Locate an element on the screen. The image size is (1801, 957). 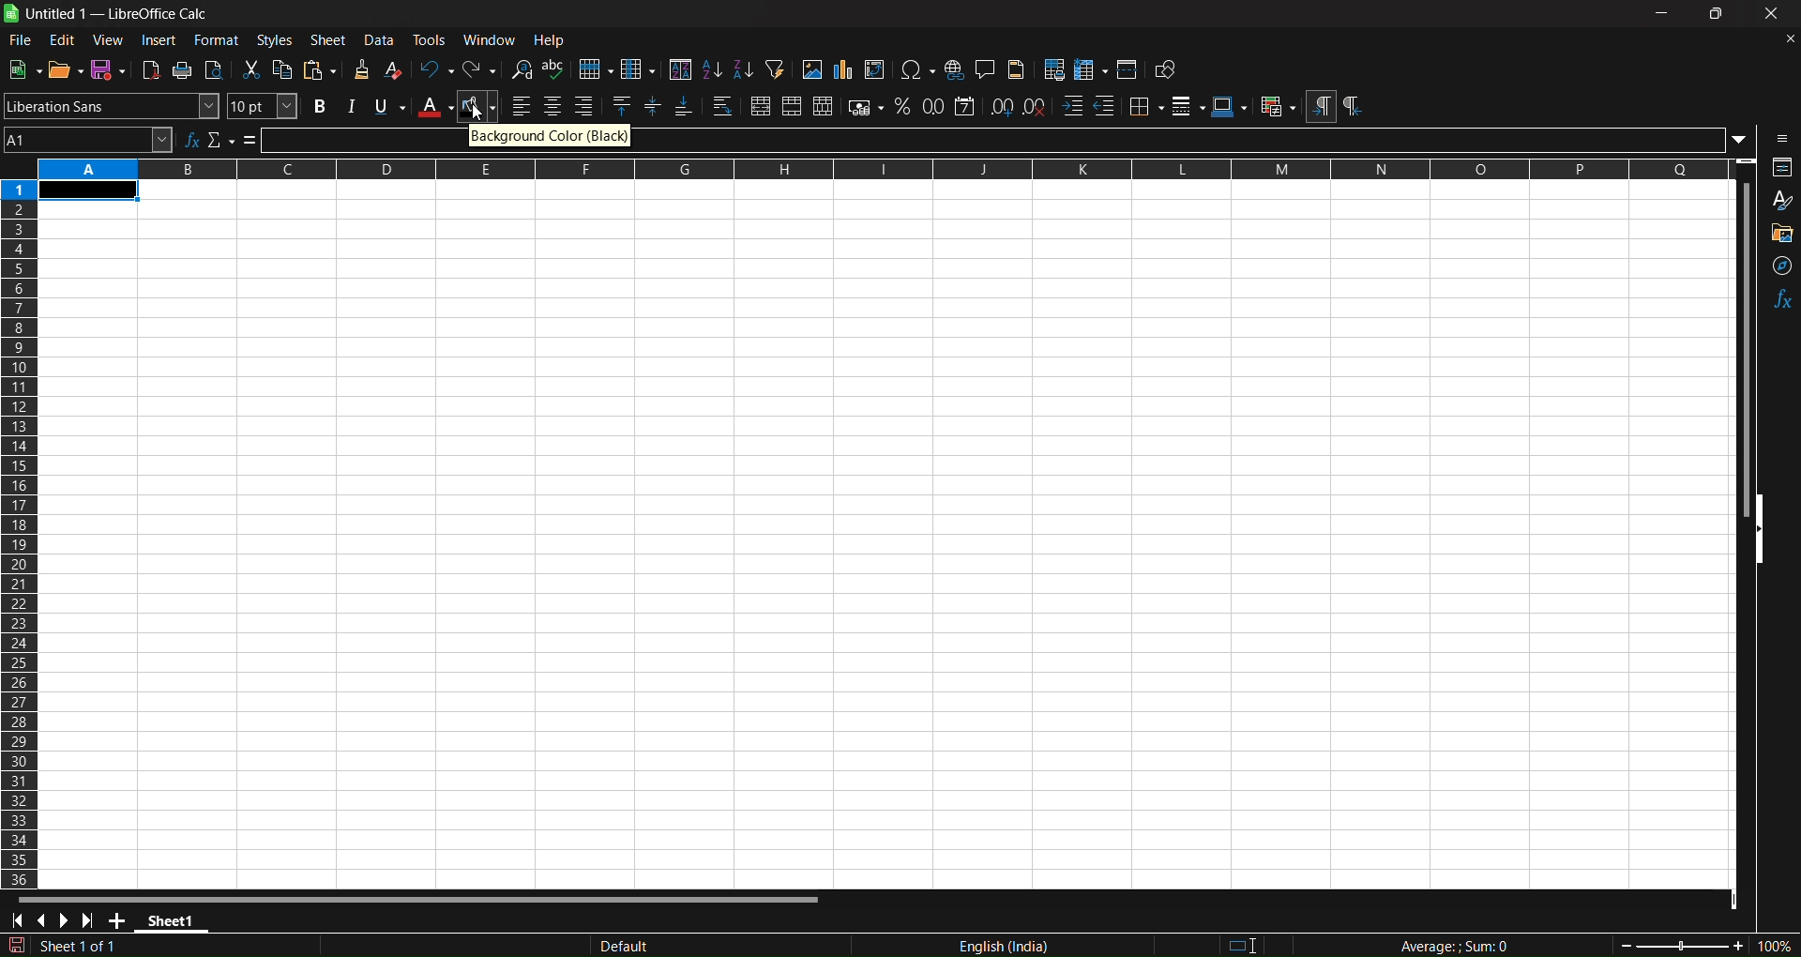
italic is located at coordinates (352, 104).